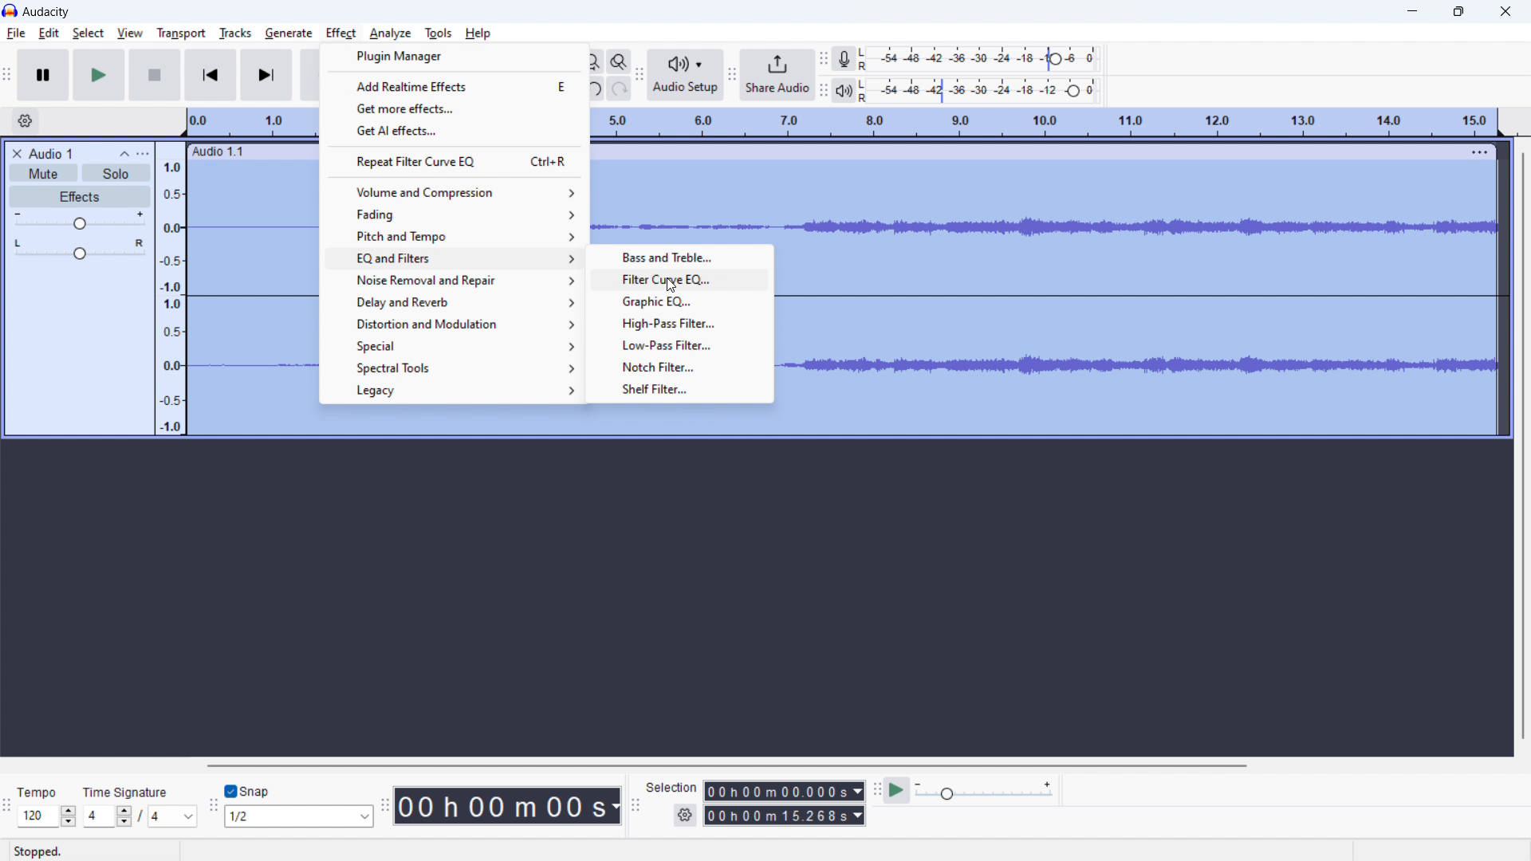 The width and height of the screenshot is (1531, 861). I want to click on notch filter, so click(680, 367).